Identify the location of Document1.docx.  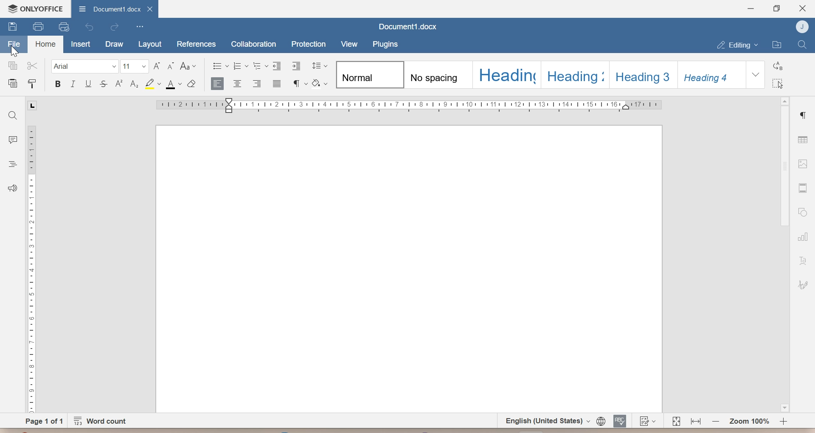
(405, 27).